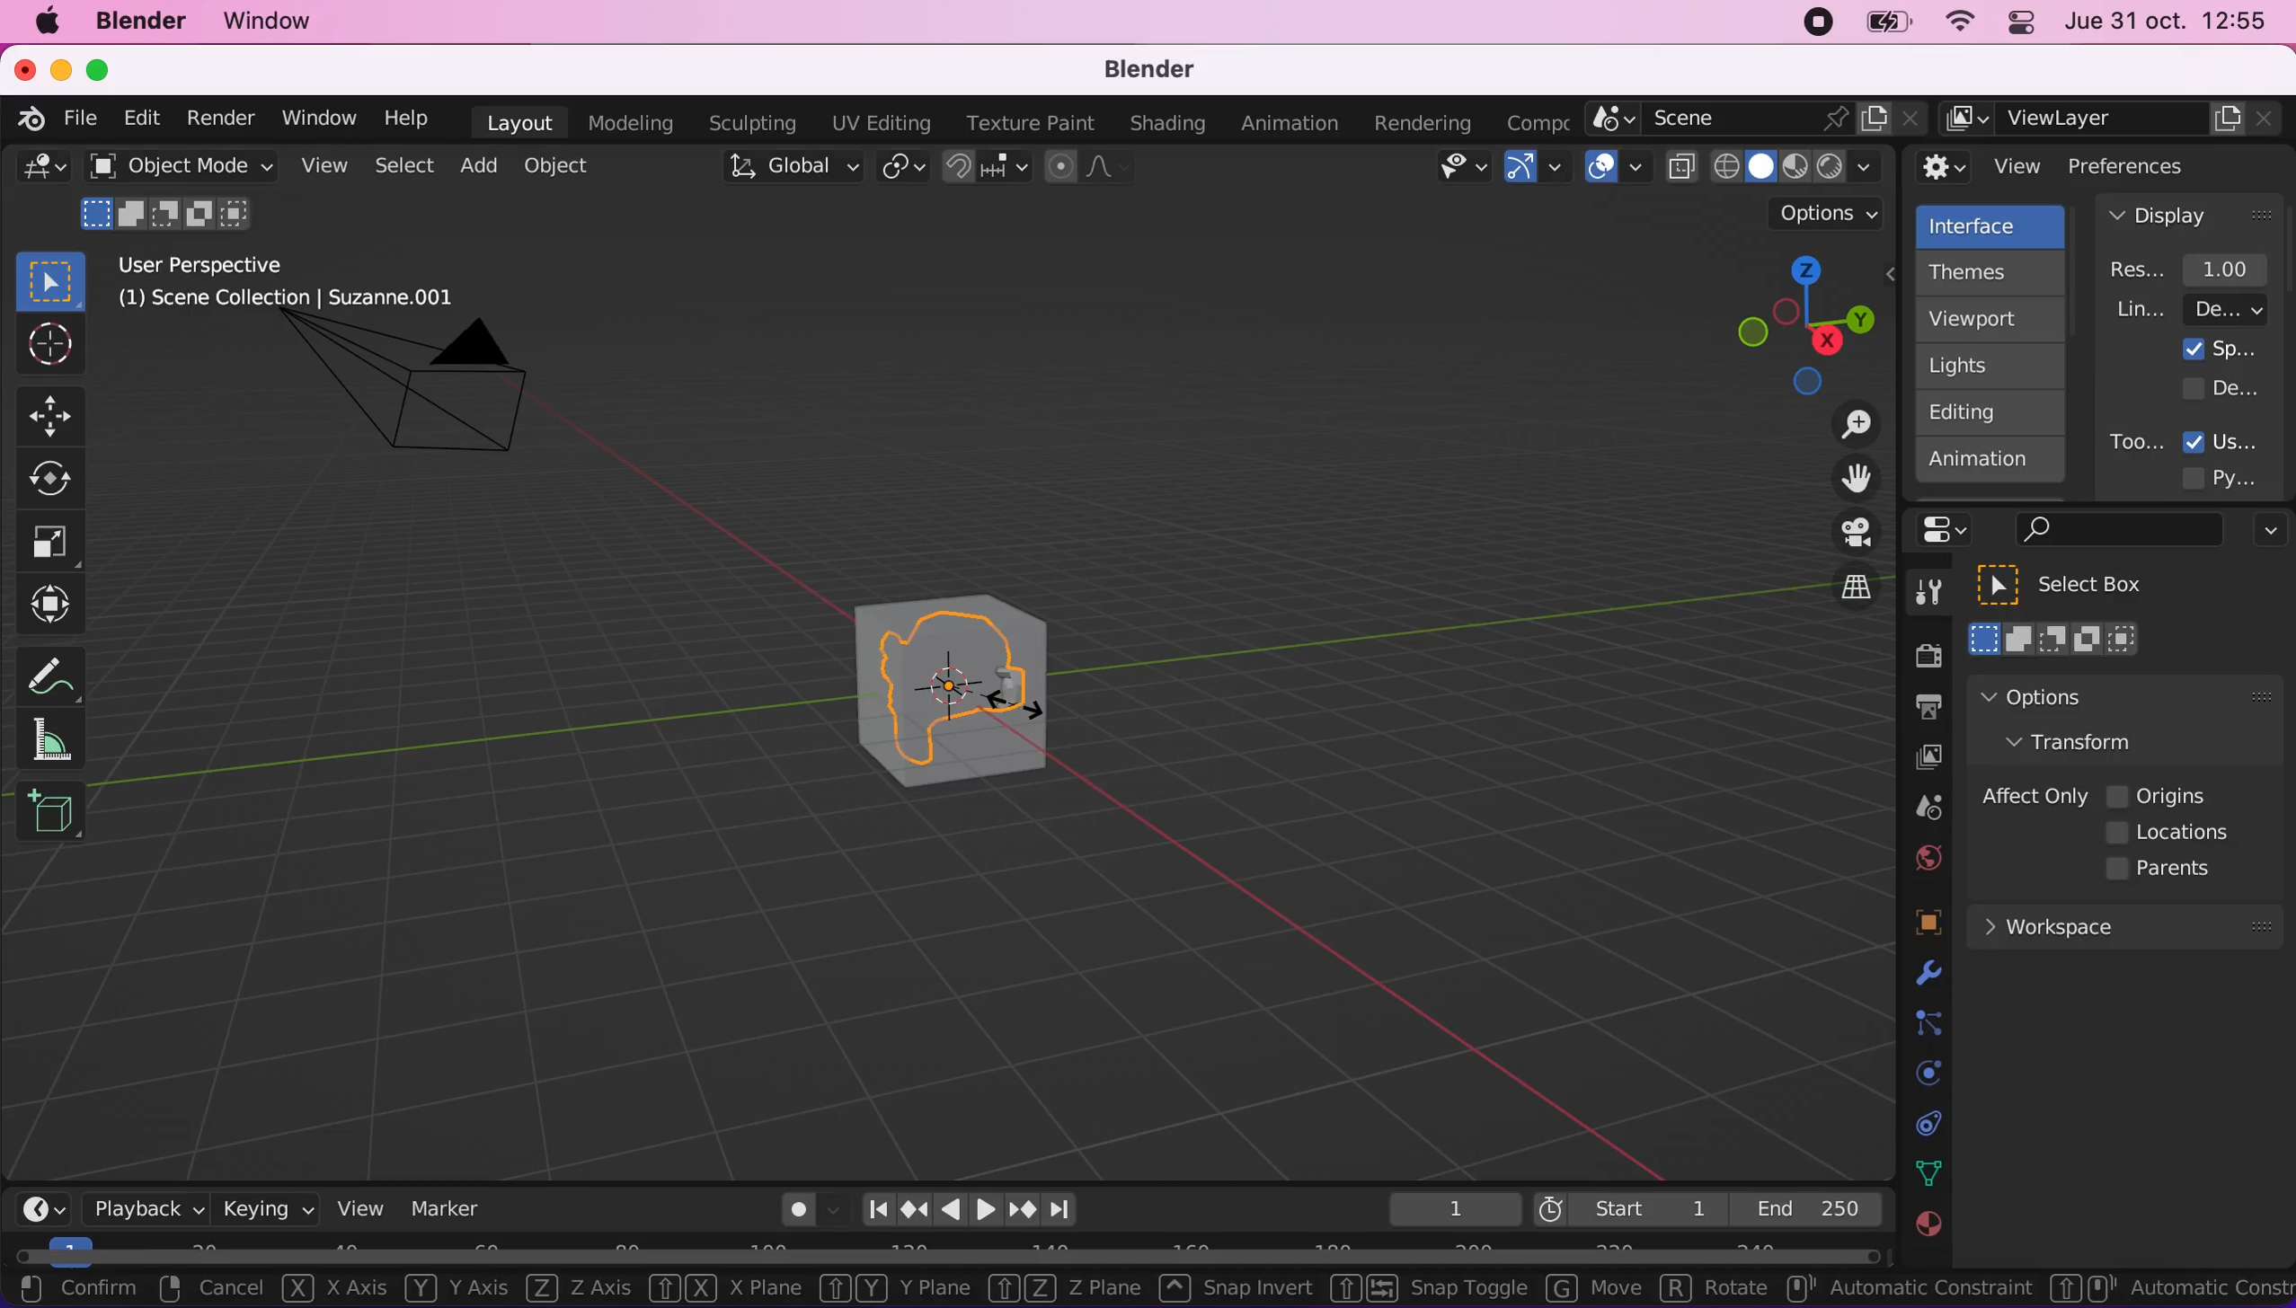  I want to click on workspace, so click(2123, 924).